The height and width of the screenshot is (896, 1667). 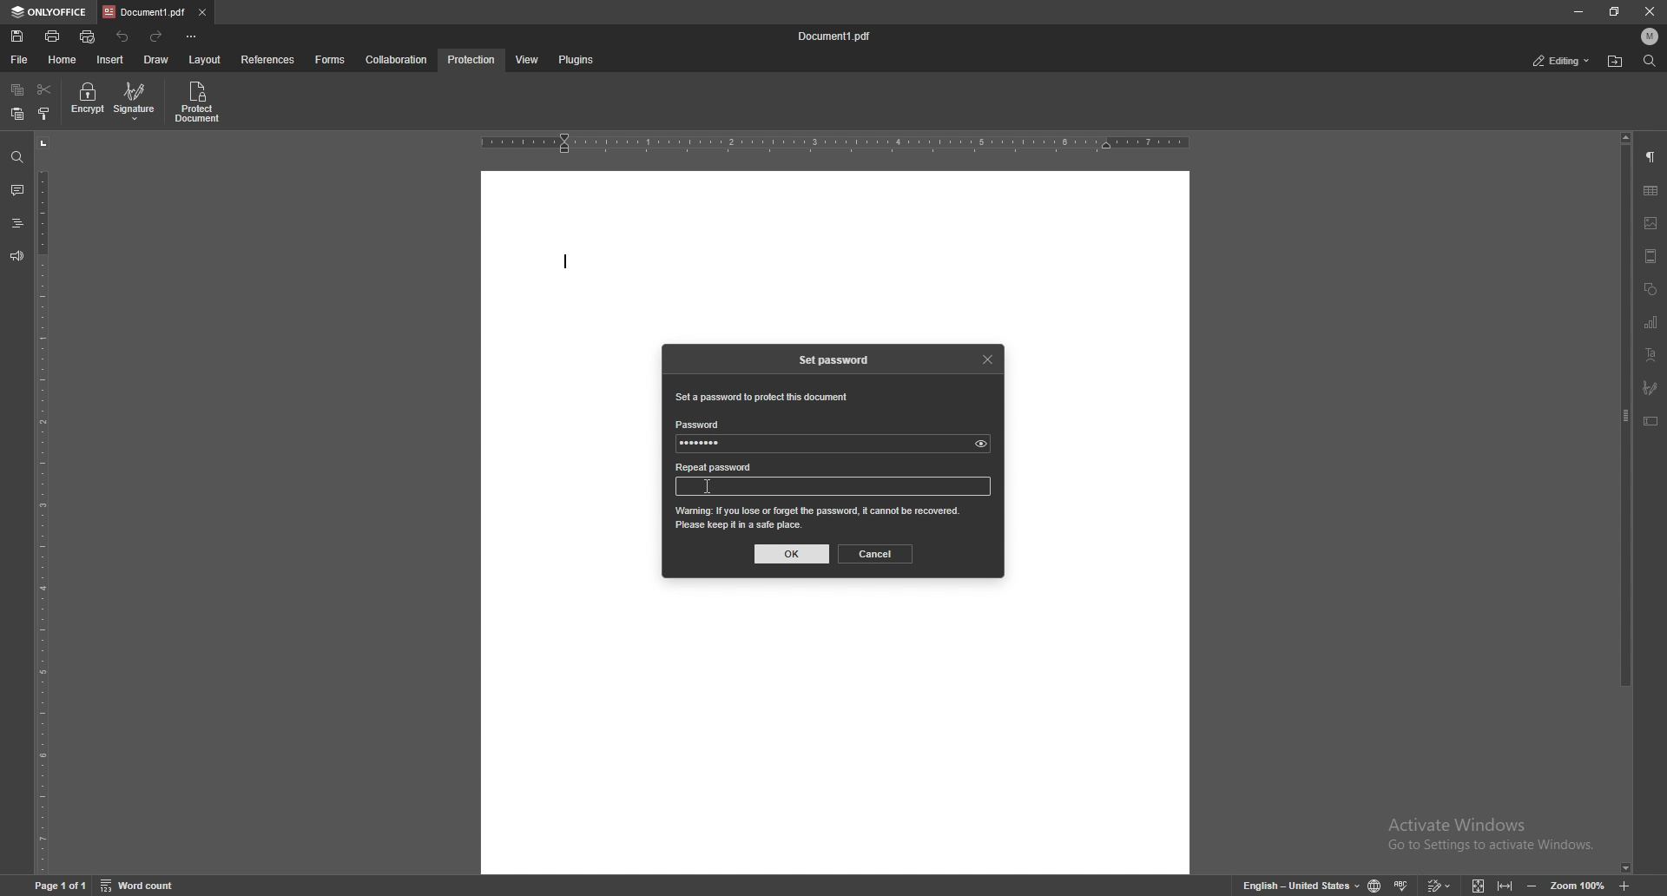 What do you see at coordinates (397, 59) in the screenshot?
I see `collaboration` at bounding box center [397, 59].